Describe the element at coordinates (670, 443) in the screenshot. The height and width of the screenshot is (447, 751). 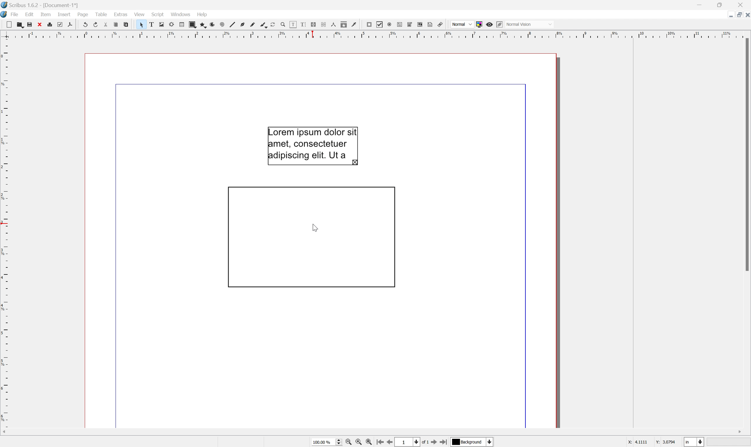
I see `3.0794` at that location.